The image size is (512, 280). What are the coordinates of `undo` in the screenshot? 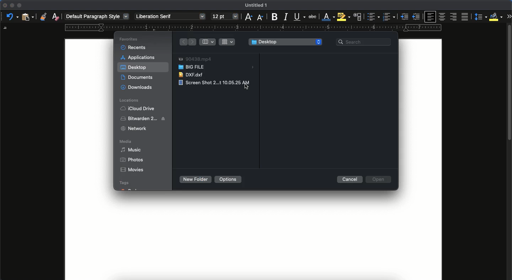 It's located at (12, 17).